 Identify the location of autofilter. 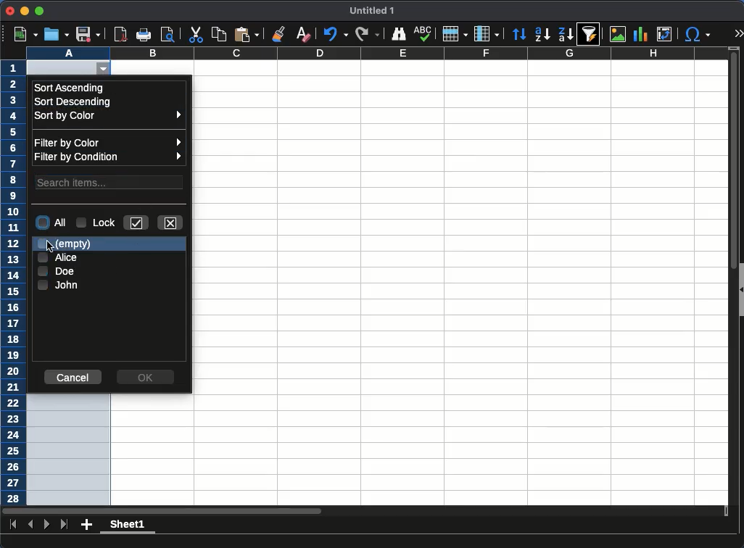
(590, 33).